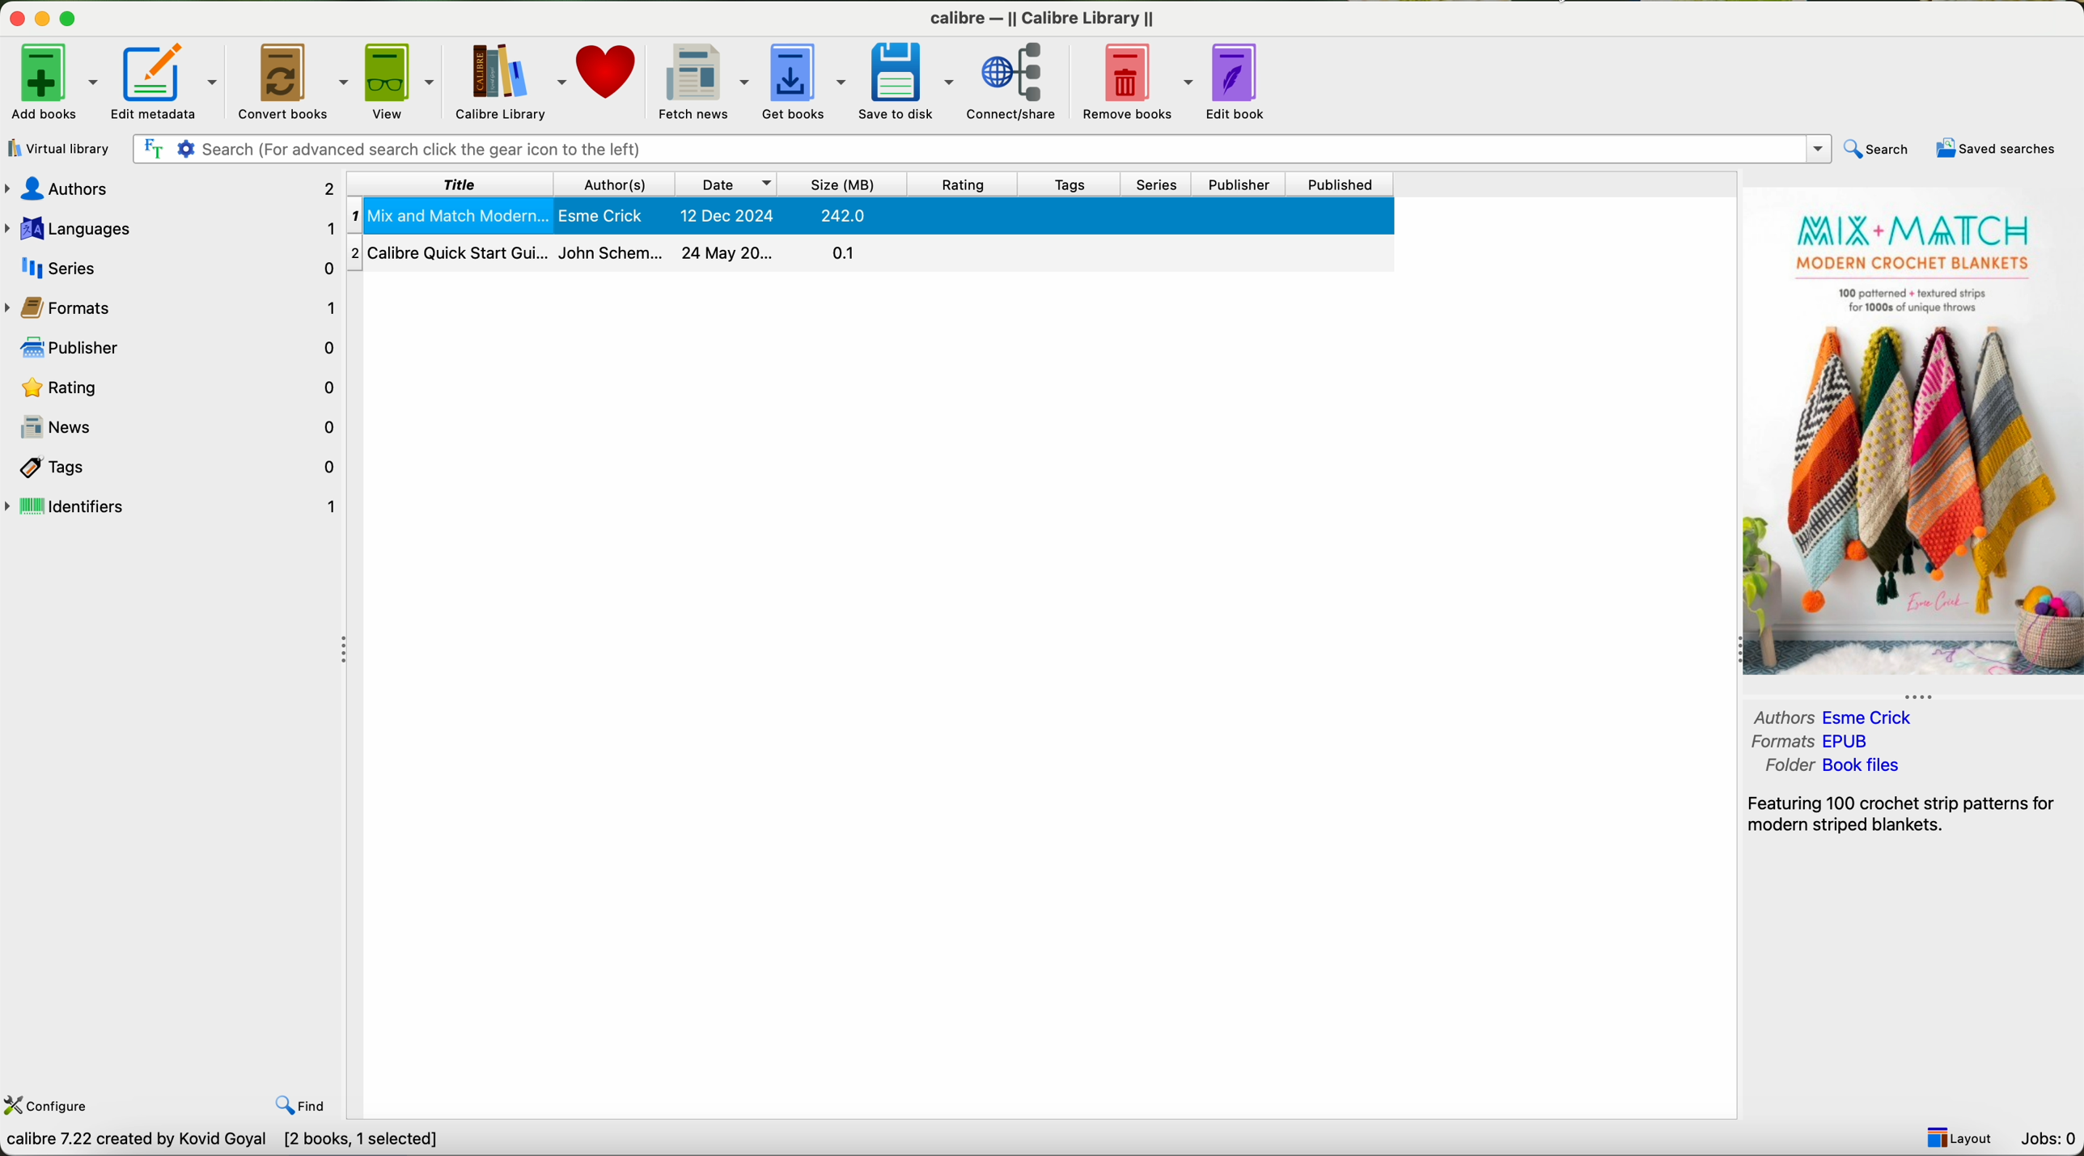 This screenshot has height=1156, width=2084. I want to click on donate, so click(608, 70).